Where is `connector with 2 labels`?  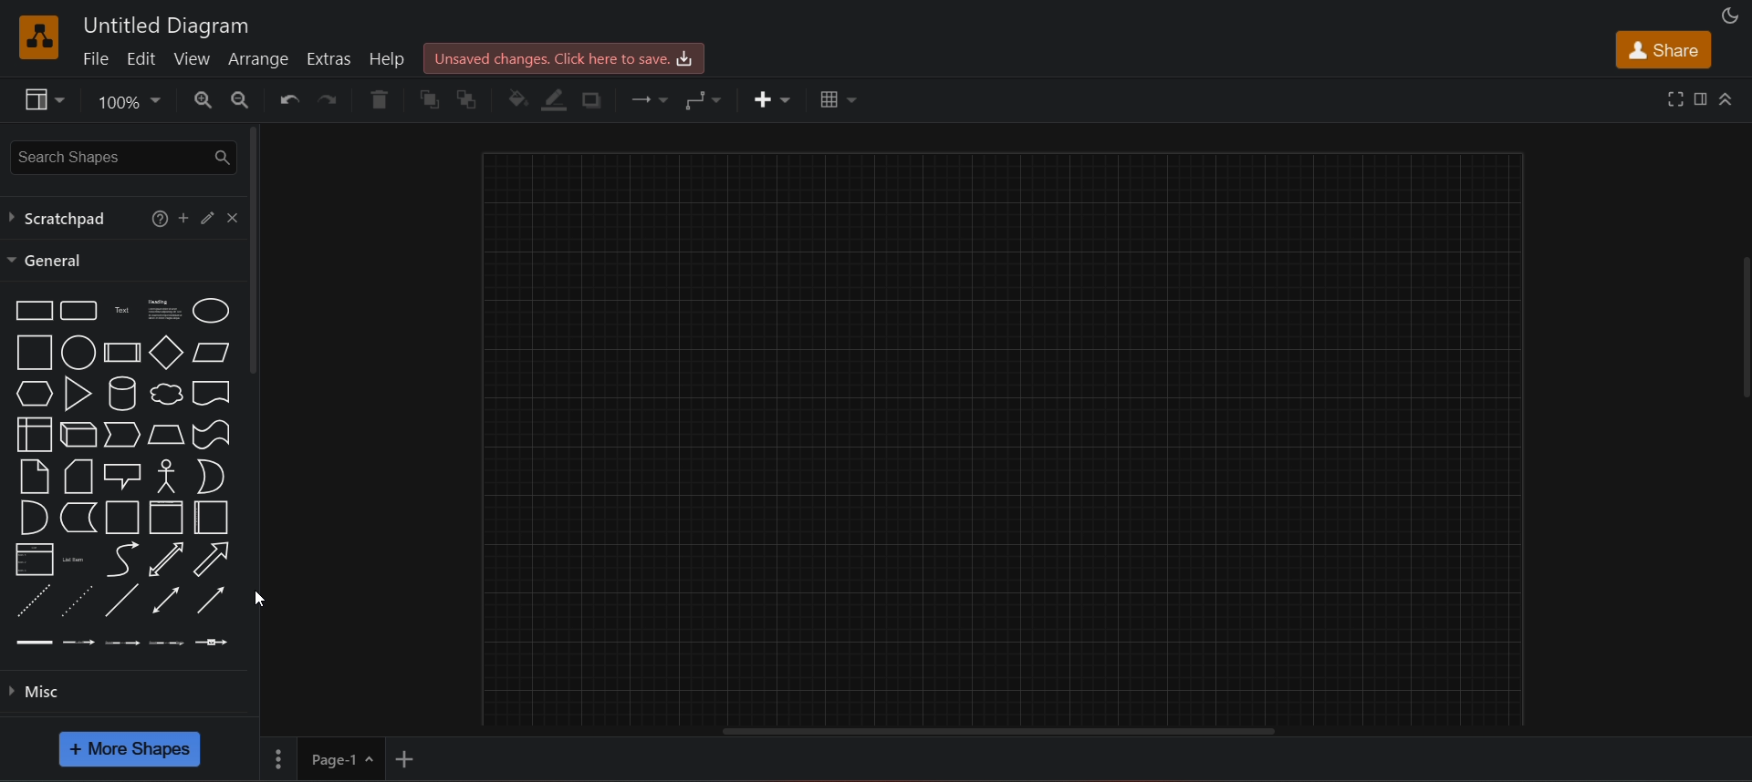
connector with 2 labels is located at coordinates (121, 642).